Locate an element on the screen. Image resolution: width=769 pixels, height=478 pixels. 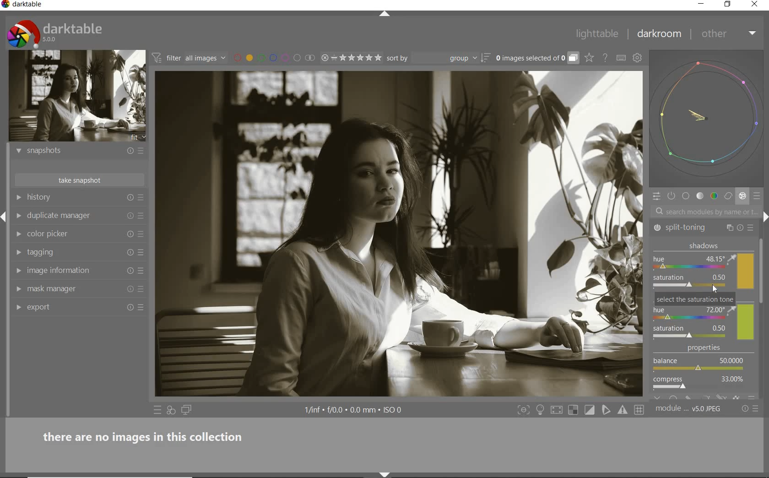
history is located at coordinates (74, 198).